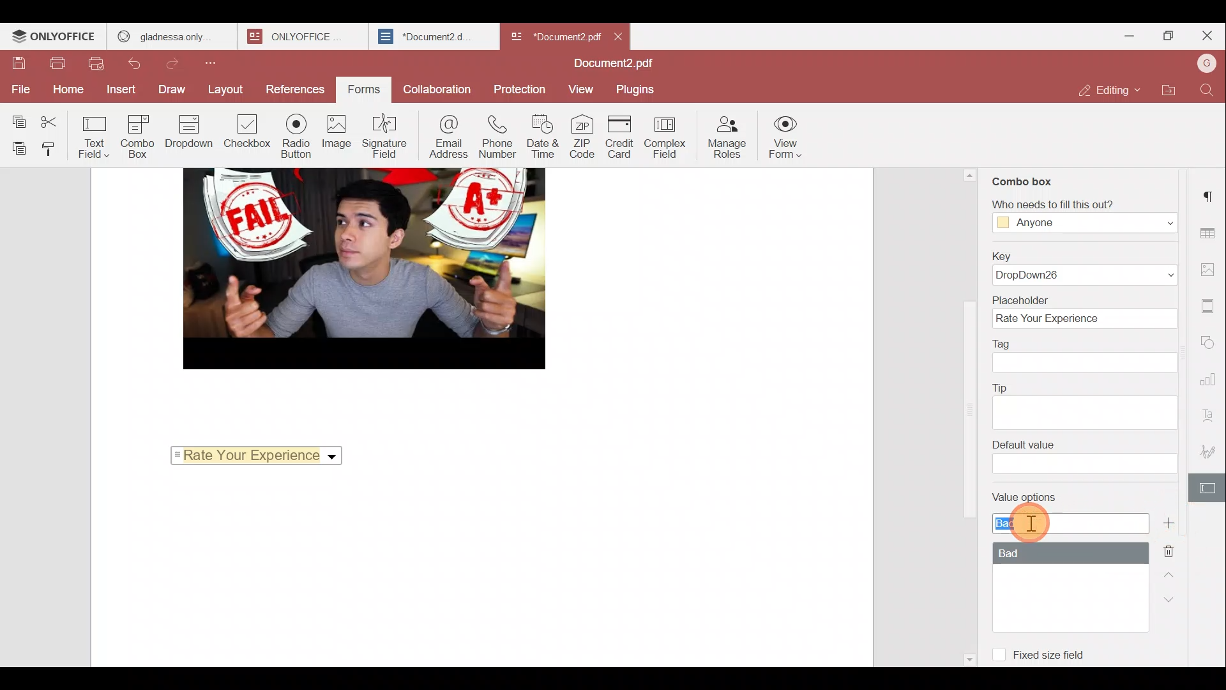  I want to click on Find, so click(1207, 93).